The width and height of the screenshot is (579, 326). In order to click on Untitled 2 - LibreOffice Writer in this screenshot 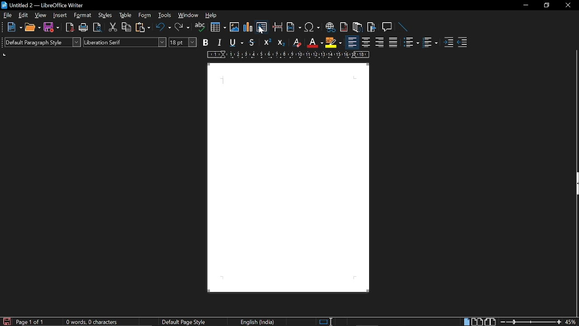, I will do `click(45, 6)`.